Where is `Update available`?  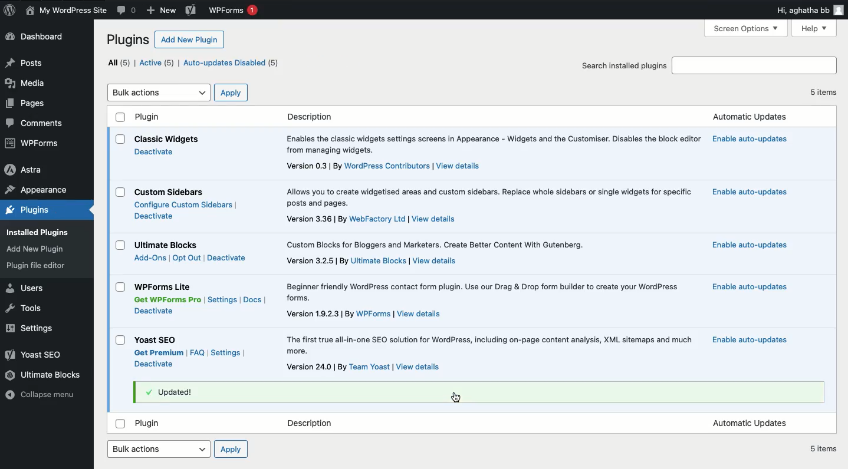 Update available is located at coordinates (219, 63).